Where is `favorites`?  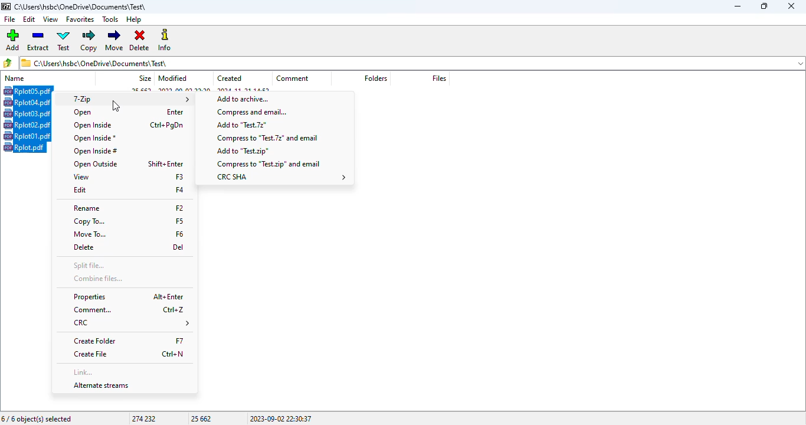 favorites is located at coordinates (80, 19).